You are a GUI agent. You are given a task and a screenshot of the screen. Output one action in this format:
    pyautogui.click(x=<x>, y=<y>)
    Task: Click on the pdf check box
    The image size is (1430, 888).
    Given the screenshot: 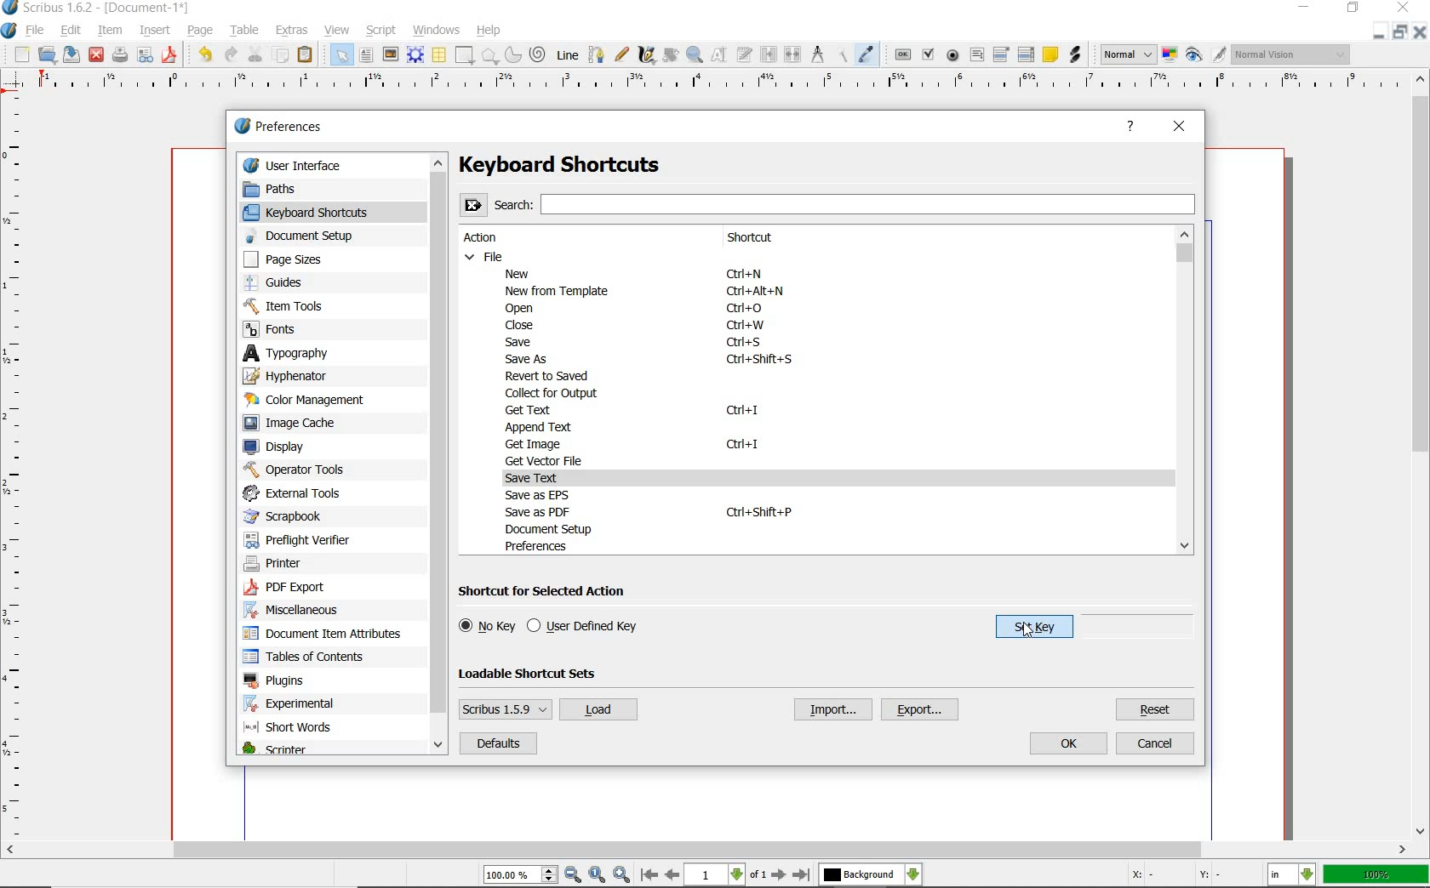 What is the action you would take?
    pyautogui.click(x=928, y=54)
    